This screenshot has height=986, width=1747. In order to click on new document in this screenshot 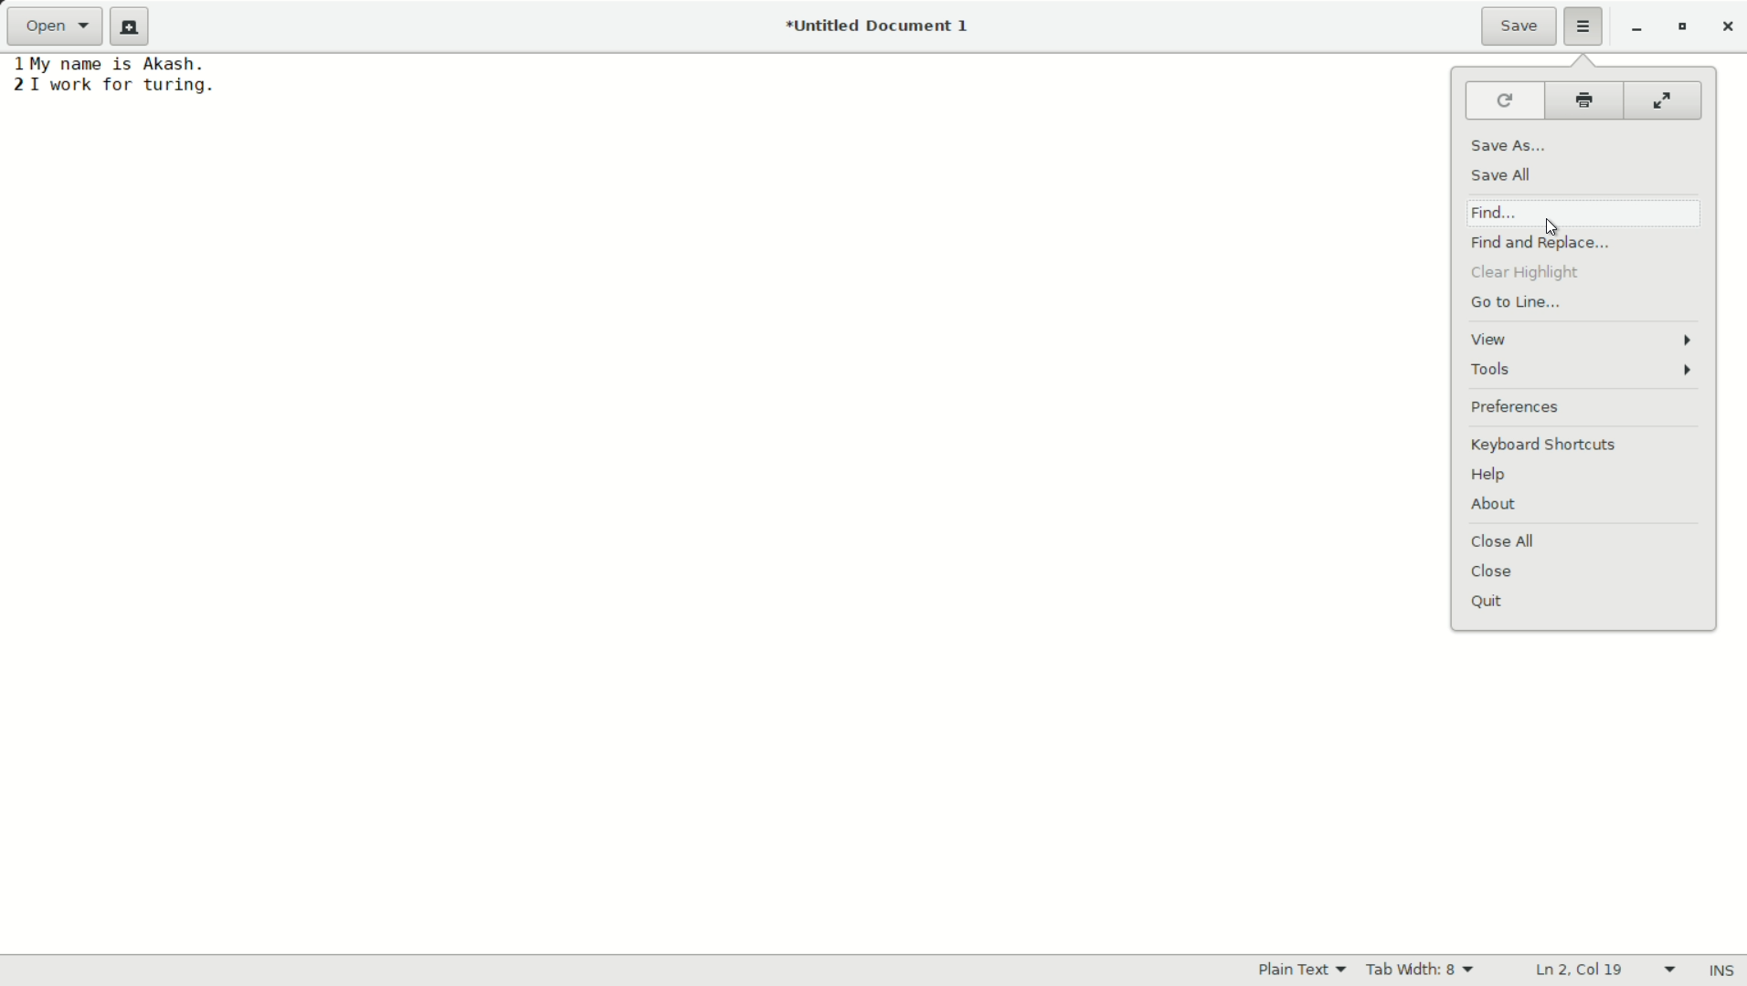, I will do `click(135, 26)`.